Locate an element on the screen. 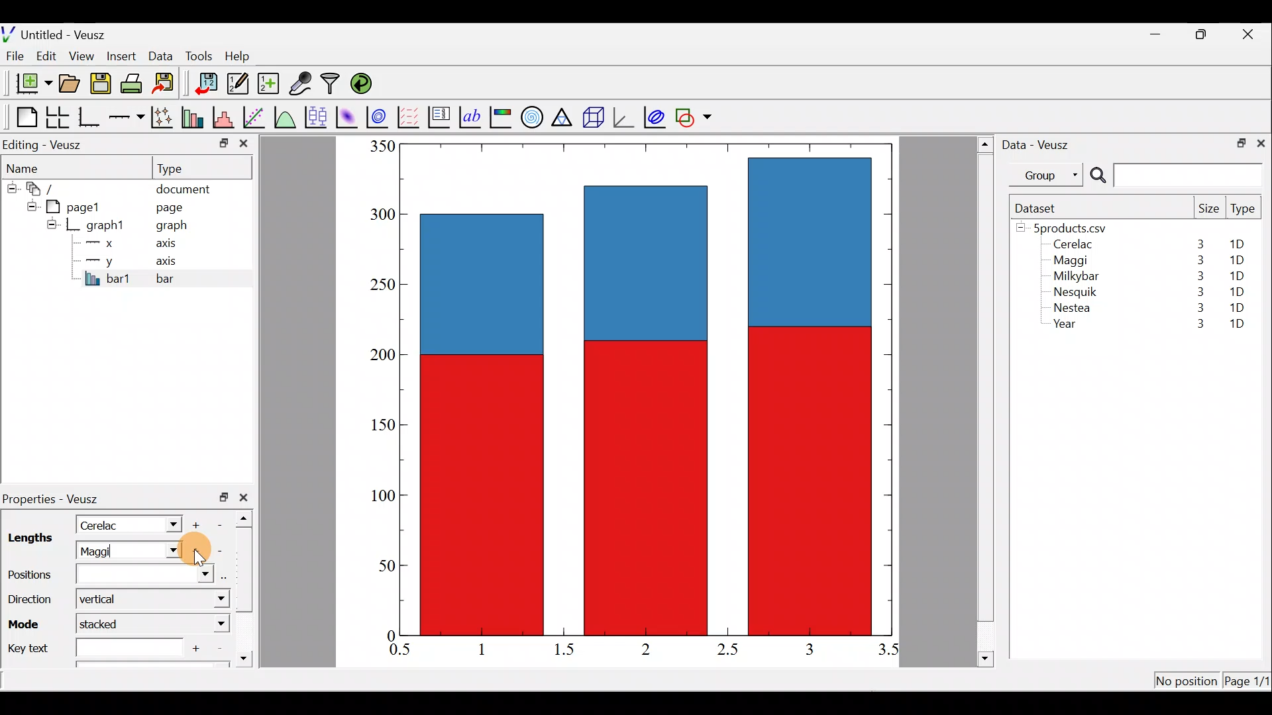  File is located at coordinates (13, 56).